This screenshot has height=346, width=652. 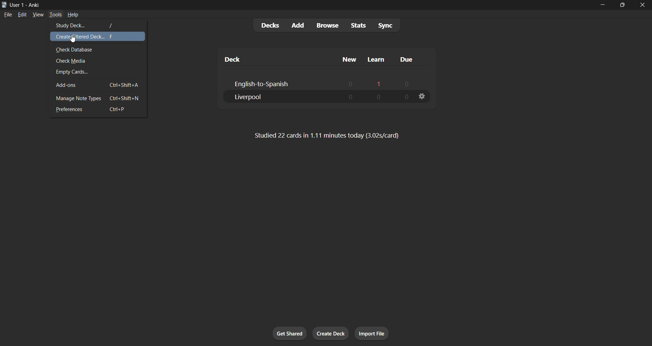 I want to click on 0, so click(x=408, y=84).